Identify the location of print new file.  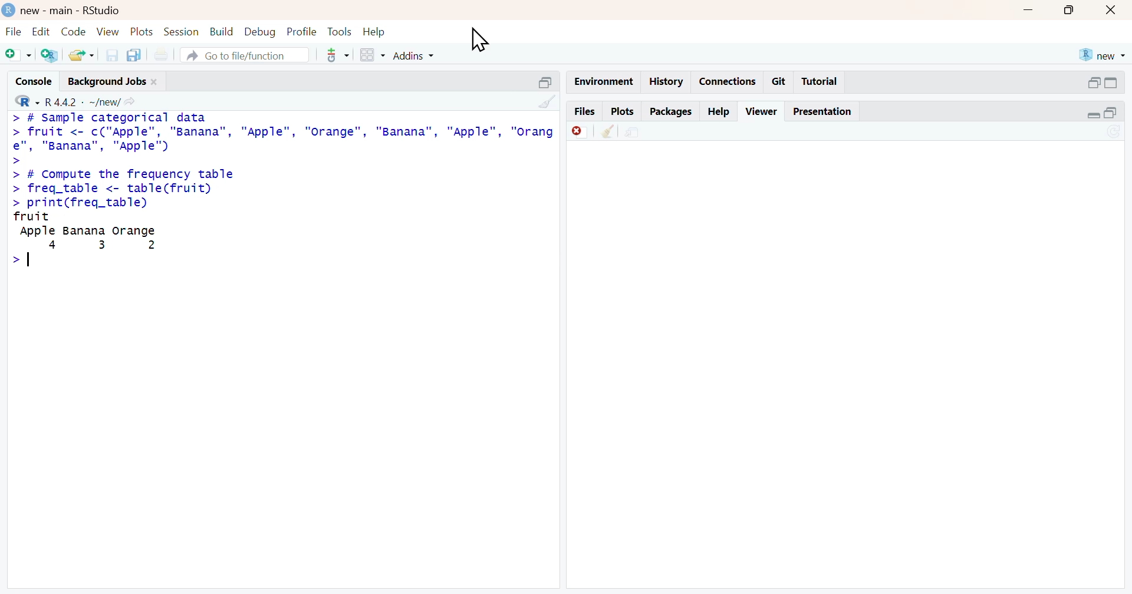
(162, 56).